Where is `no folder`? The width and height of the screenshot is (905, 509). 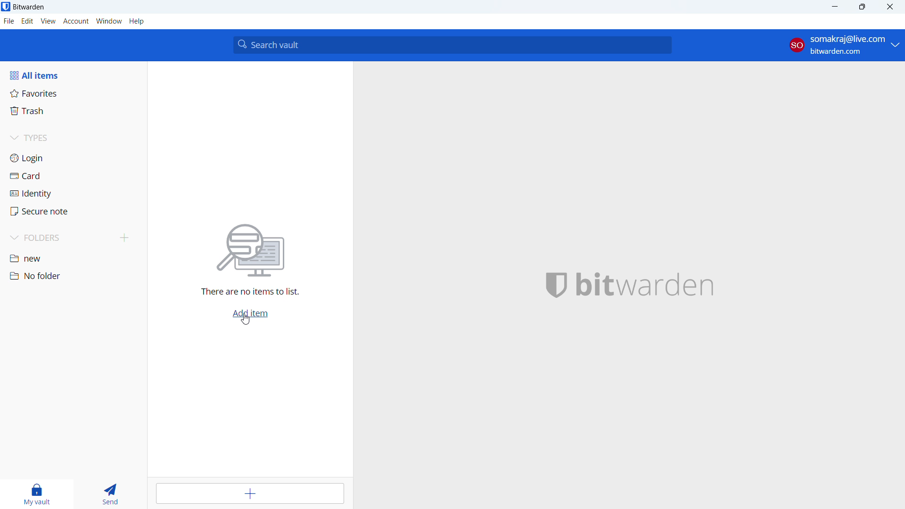
no folder is located at coordinates (72, 276).